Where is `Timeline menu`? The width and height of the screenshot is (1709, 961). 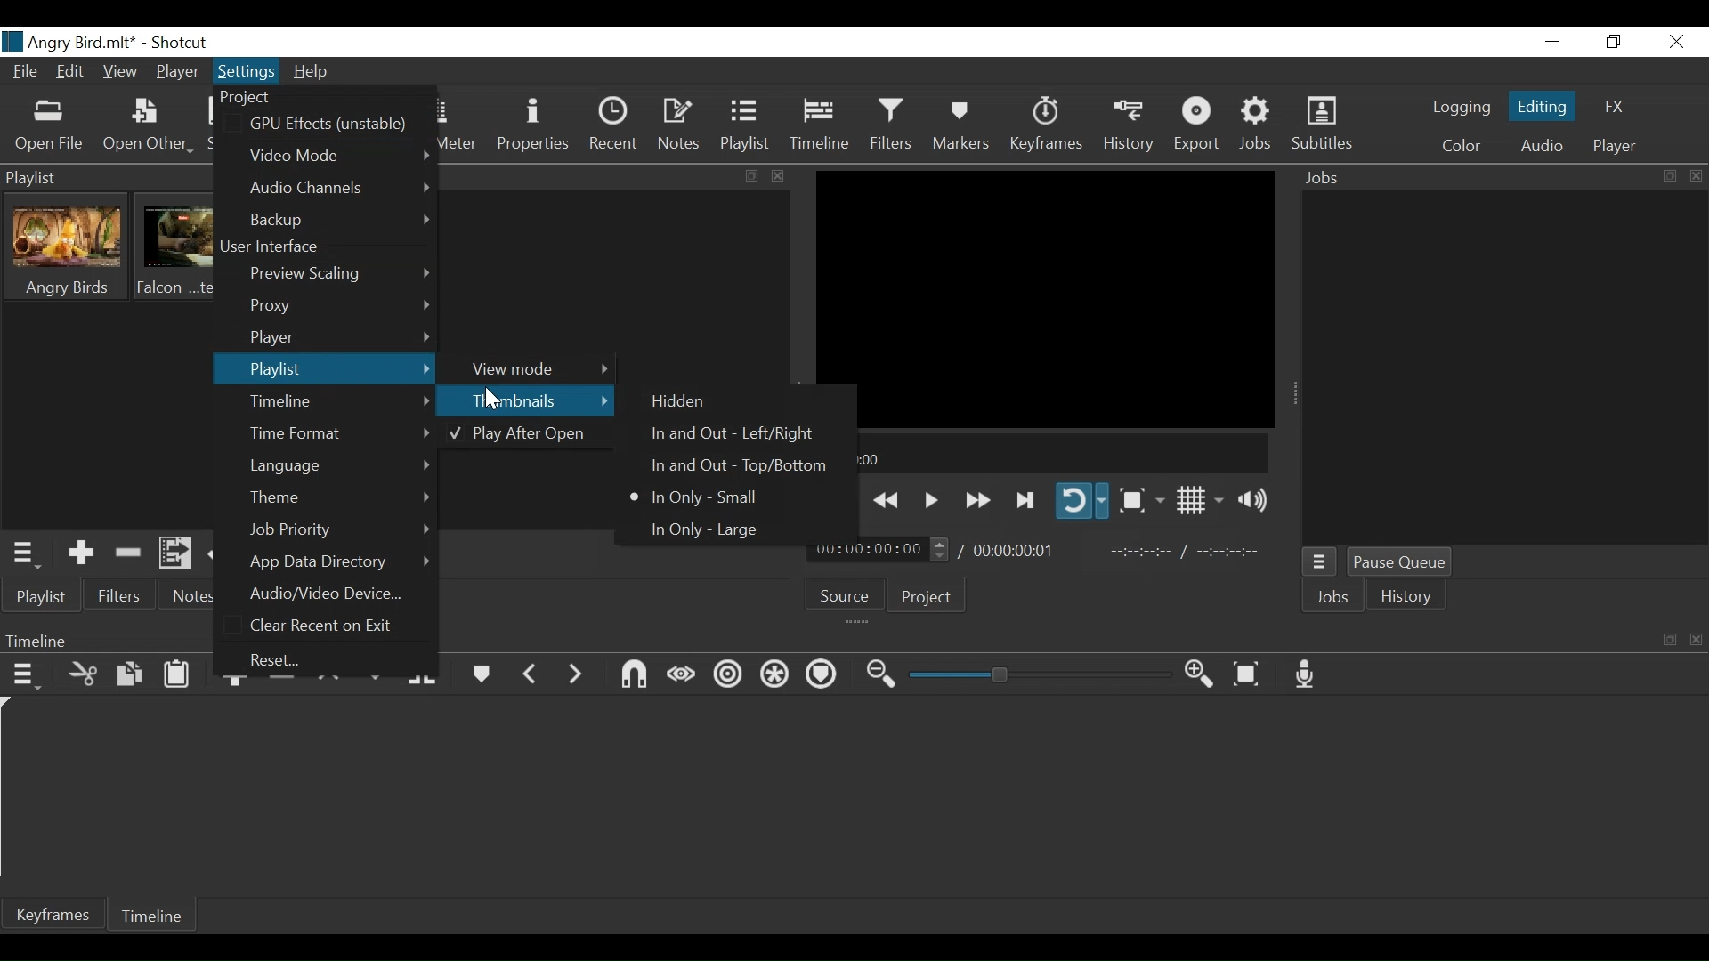
Timeline menu is located at coordinates (28, 678).